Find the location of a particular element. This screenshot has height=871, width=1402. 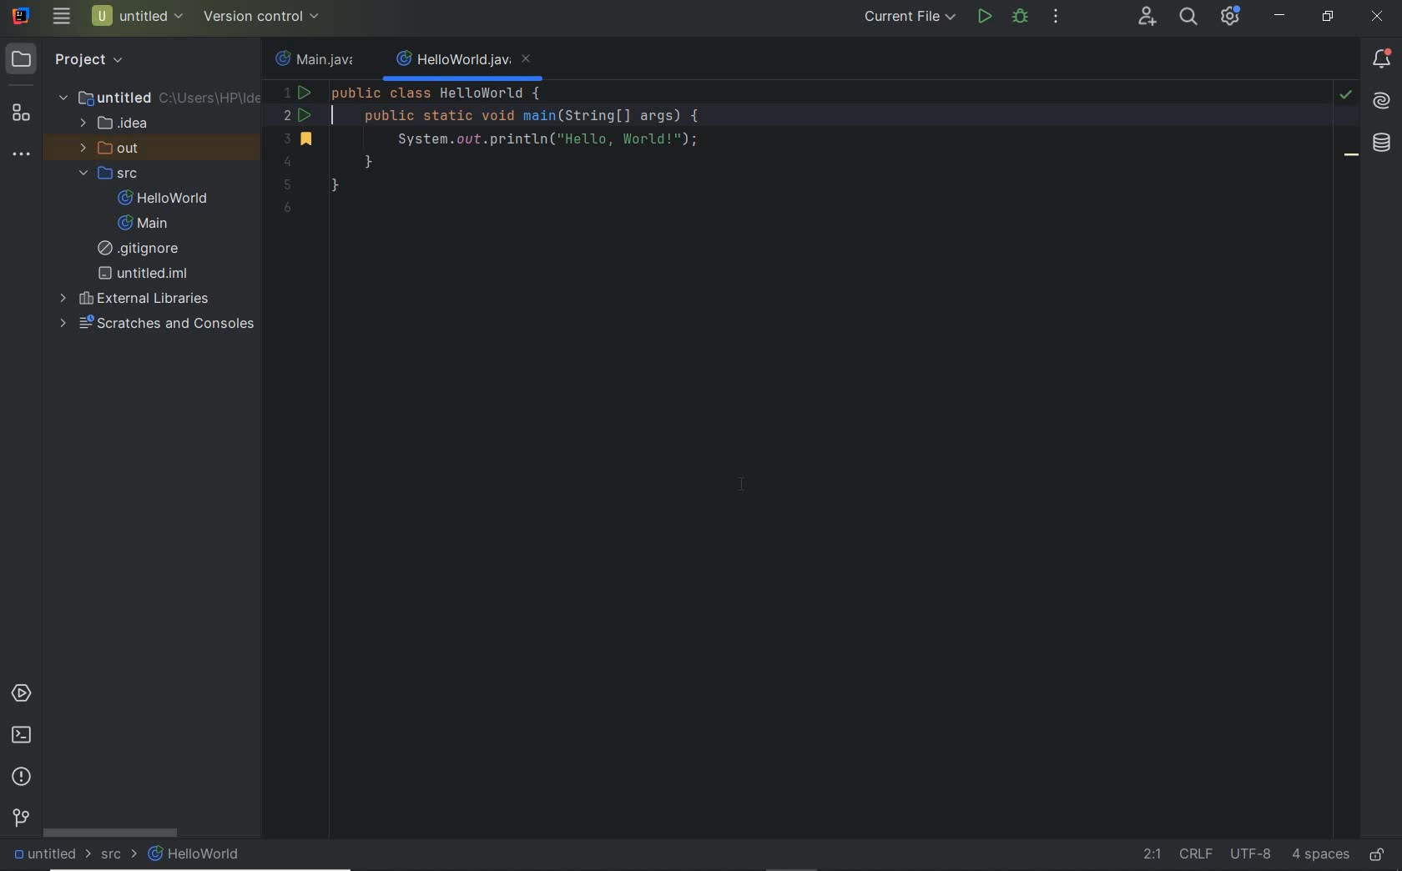

line separator is located at coordinates (1195, 853).